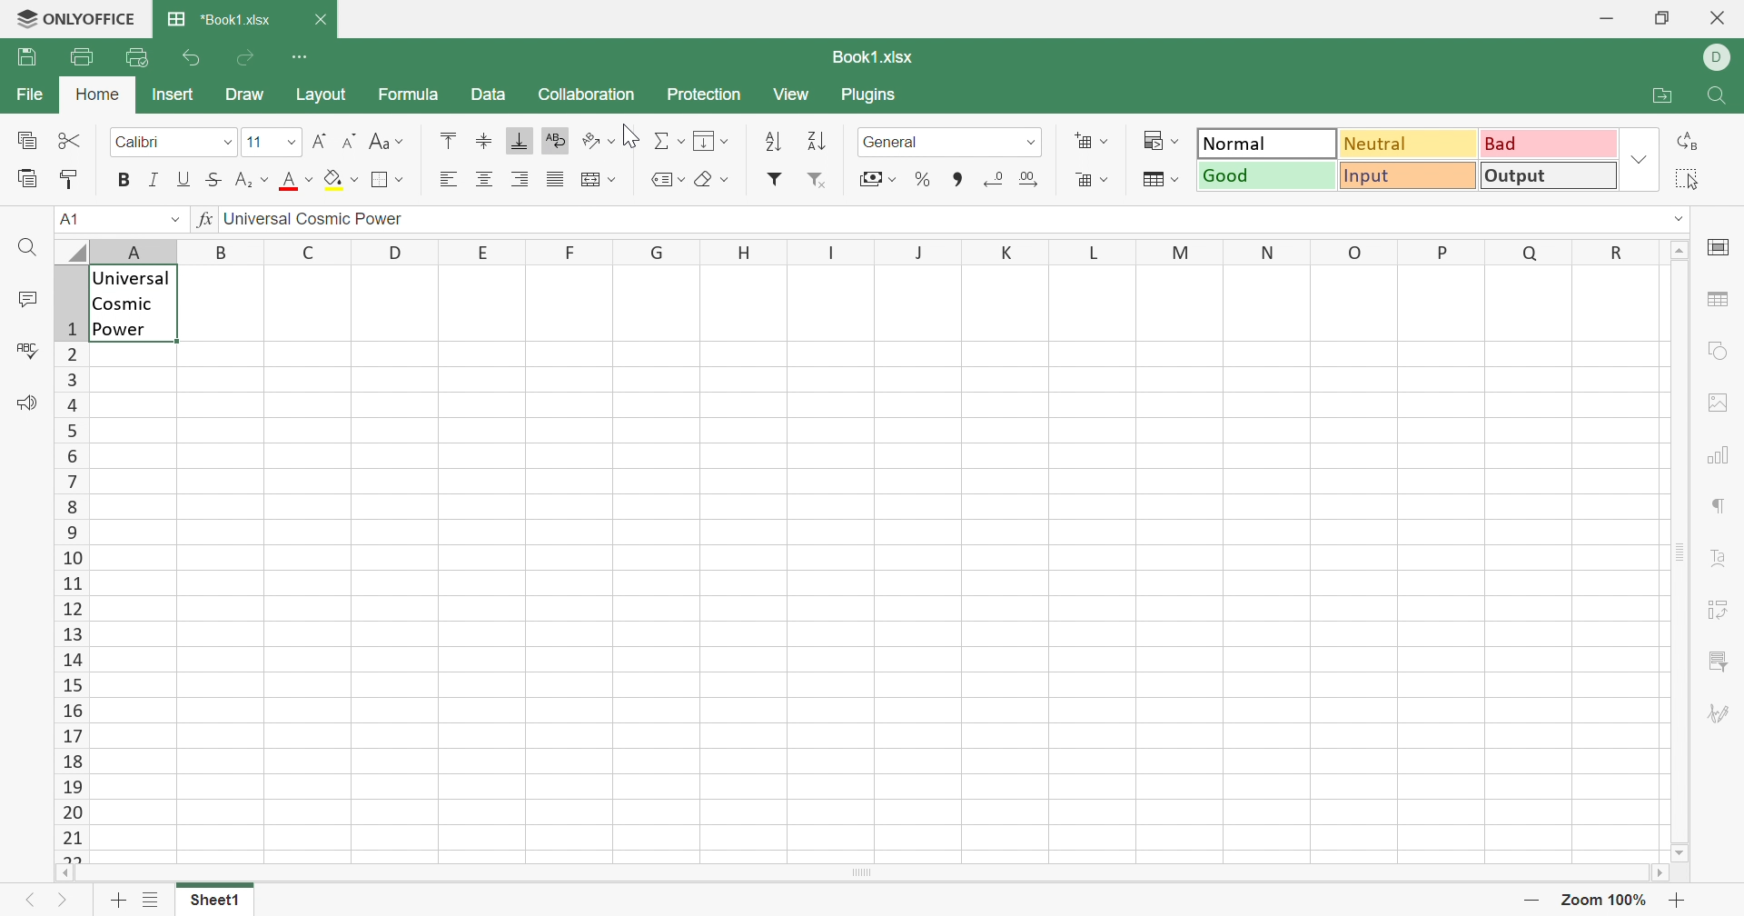  I want to click on Underline, so click(183, 179).